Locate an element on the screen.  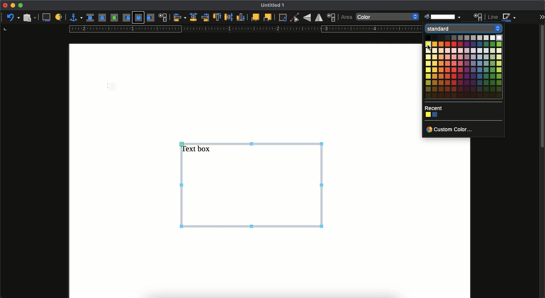
none is located at coordinates (91, 18).